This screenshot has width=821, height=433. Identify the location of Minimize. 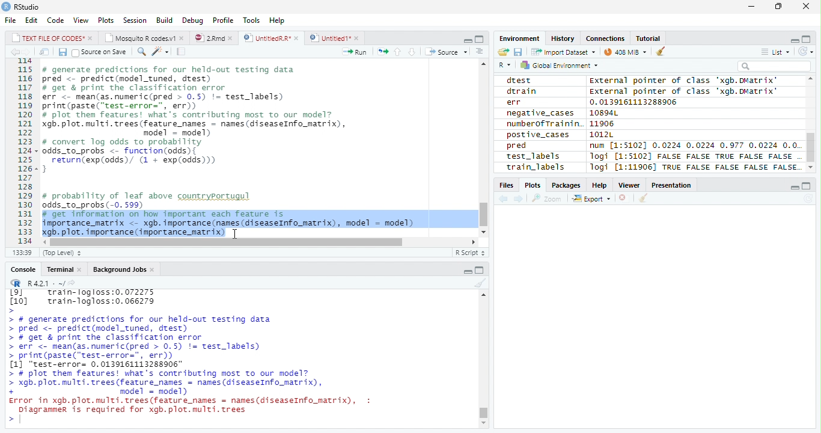
(751, 7).